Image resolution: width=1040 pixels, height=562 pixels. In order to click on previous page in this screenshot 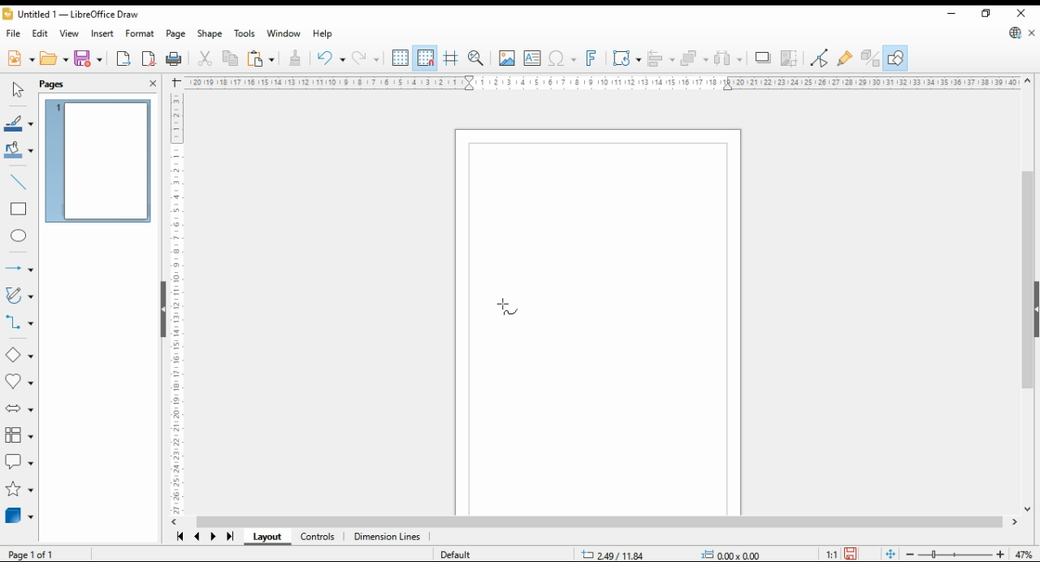, I will do `click(197, 537)`.